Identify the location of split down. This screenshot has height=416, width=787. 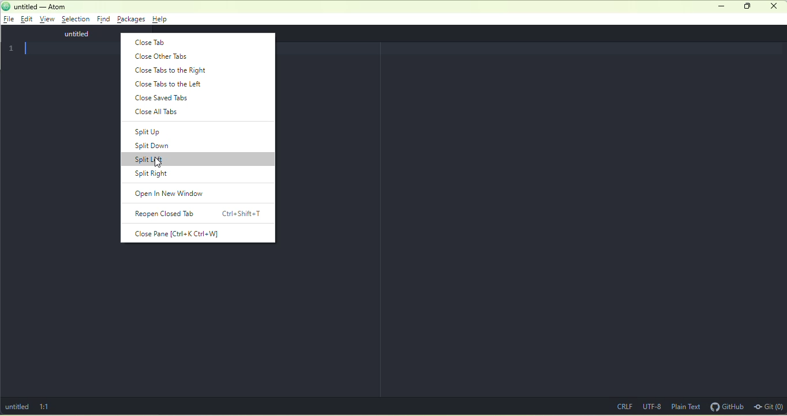
(158, 147).